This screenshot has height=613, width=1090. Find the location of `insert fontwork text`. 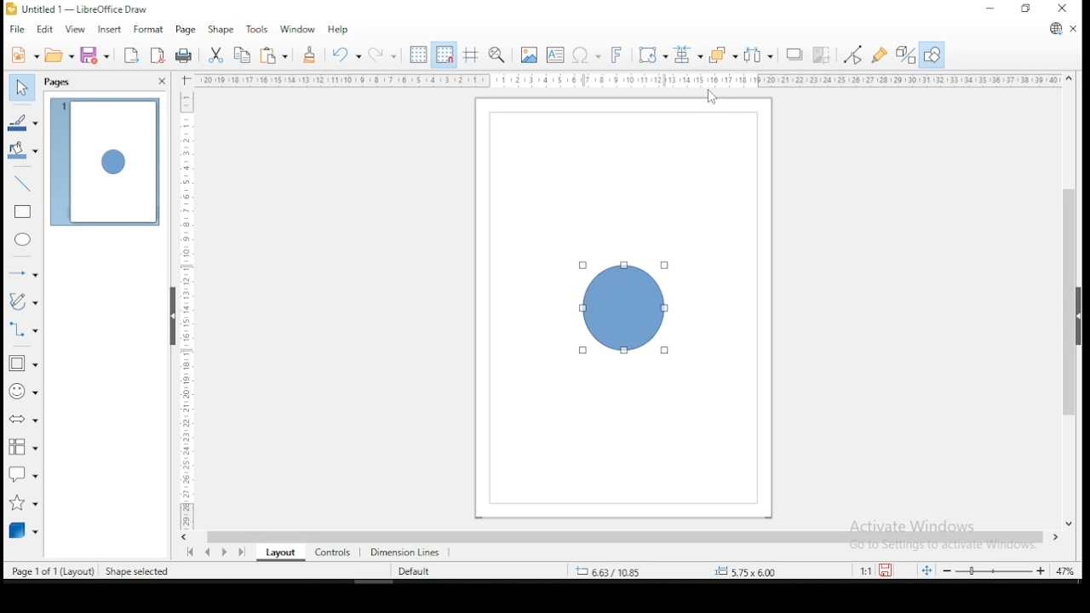

insert fontwork text is located at coordinates (617, 53).